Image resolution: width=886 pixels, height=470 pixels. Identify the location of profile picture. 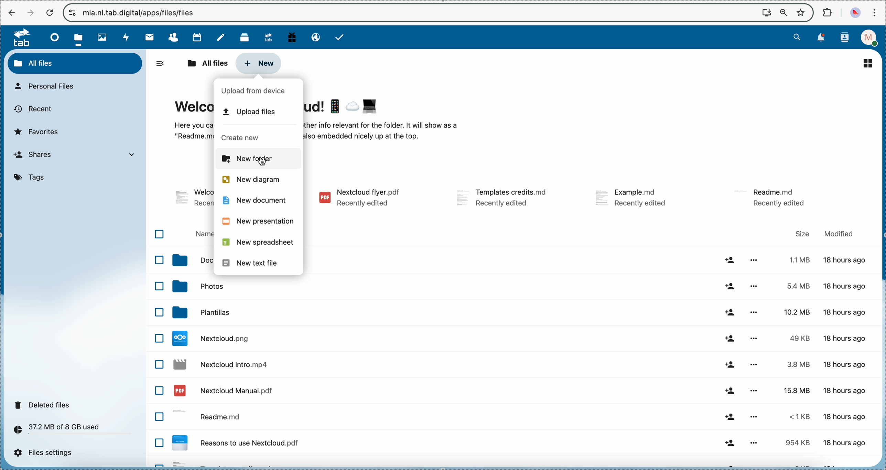
(856, 13).